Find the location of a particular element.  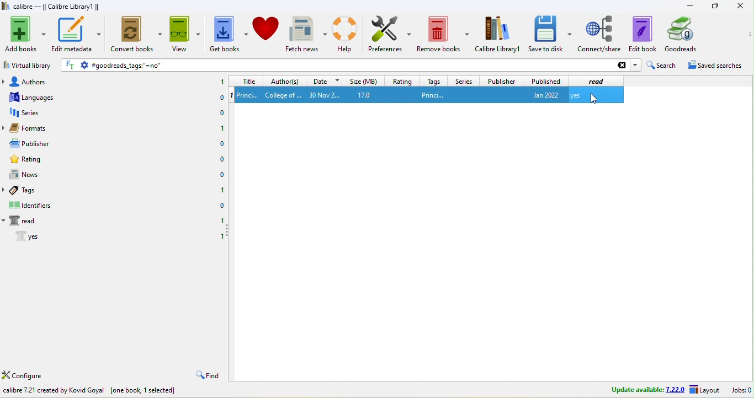

yes is located at coordinates (22, 236).